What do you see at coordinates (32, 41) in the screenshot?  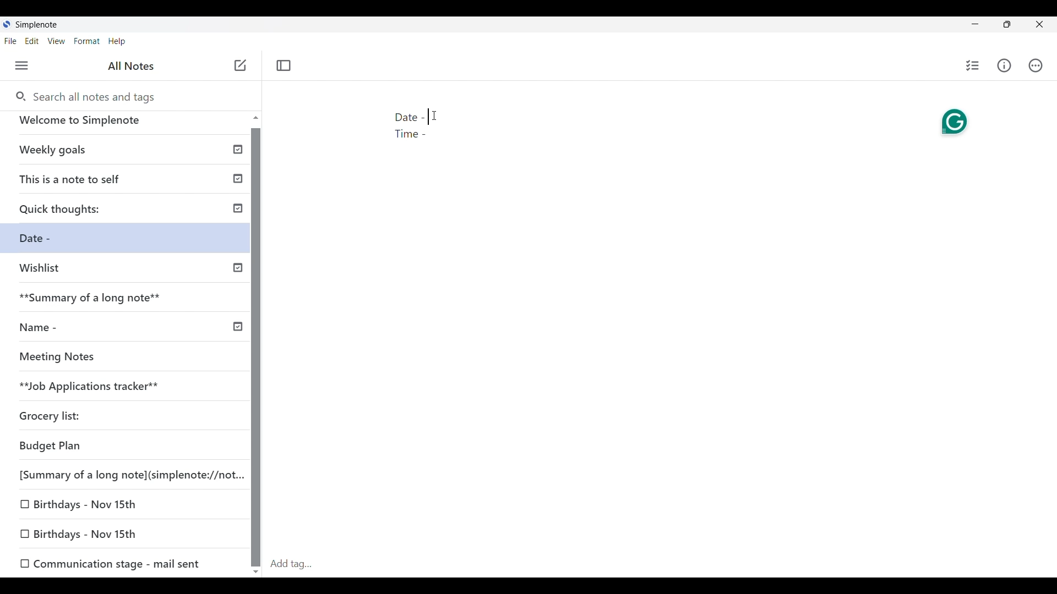 I see `Edit menu` at bounding box center [32, 41].